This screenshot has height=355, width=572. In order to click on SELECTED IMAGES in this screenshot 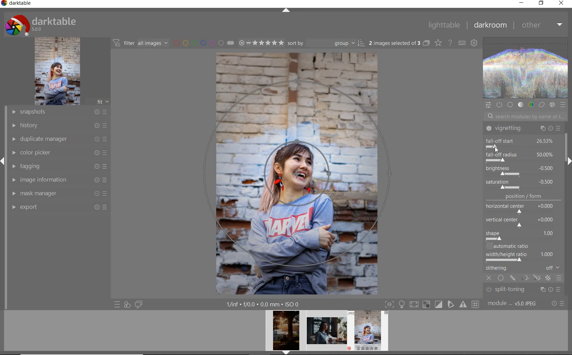, I will do `click(395, 42)`.